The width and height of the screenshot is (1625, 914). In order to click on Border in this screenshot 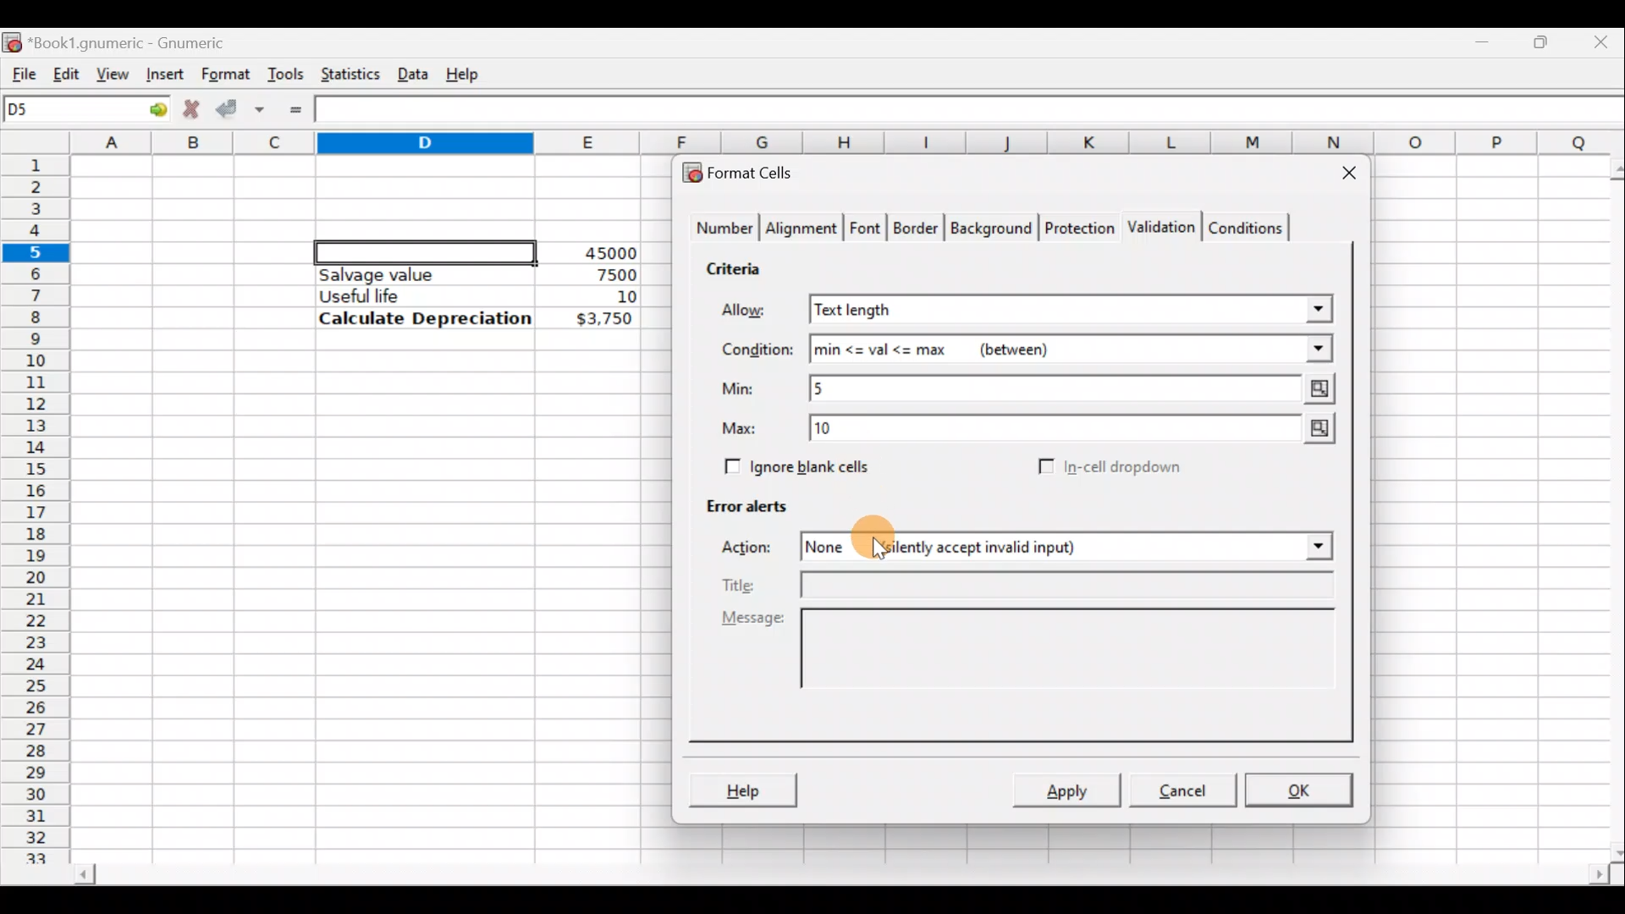, I will do `click(917, 232)`.